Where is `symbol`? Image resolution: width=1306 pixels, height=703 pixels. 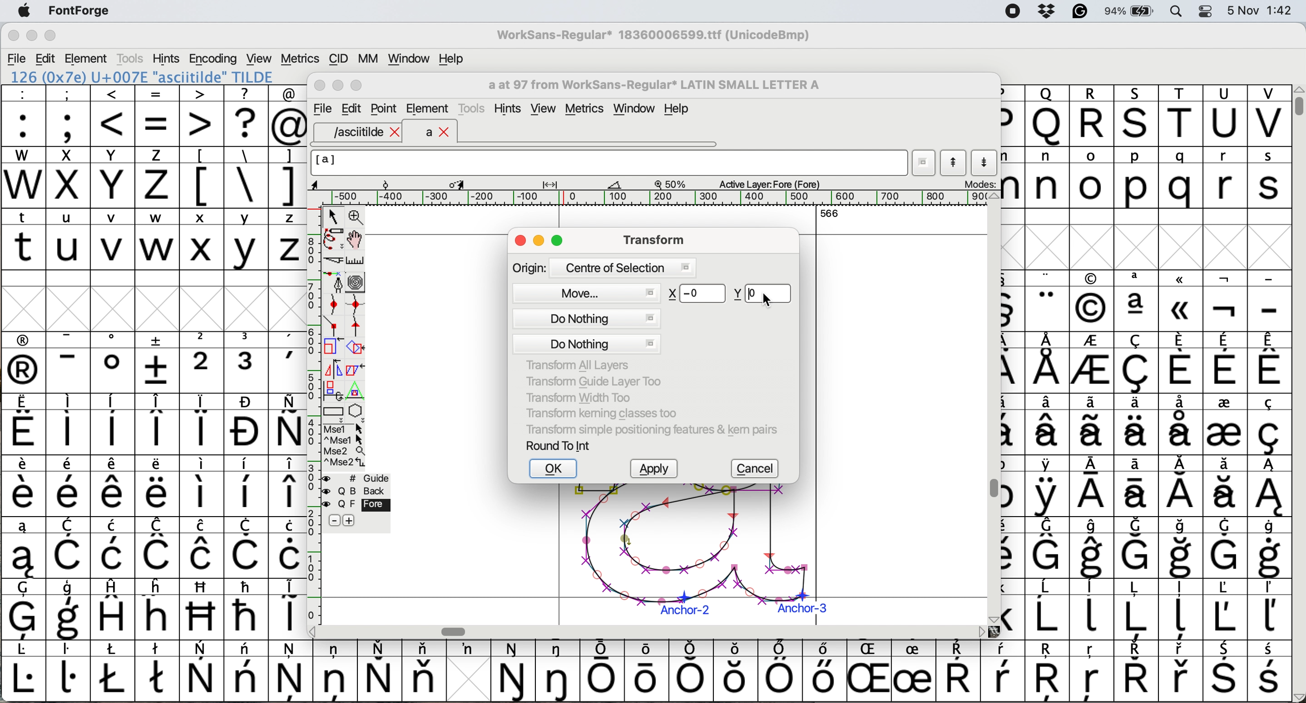
symbol is located at coordinates (514, 672).